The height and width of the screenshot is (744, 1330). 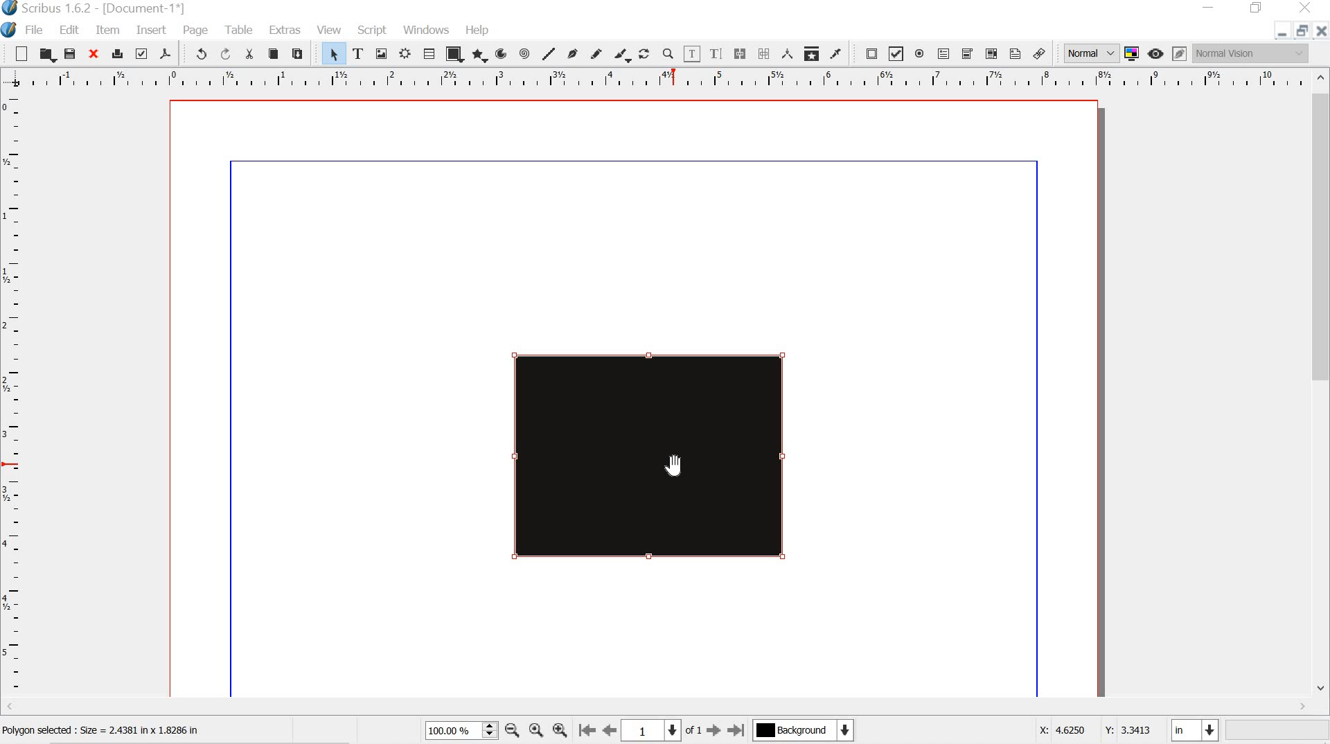 What do you see at coordinates (897, 53) in the screenshot?
I see `pdf check box` at bounding box center [897, 53].